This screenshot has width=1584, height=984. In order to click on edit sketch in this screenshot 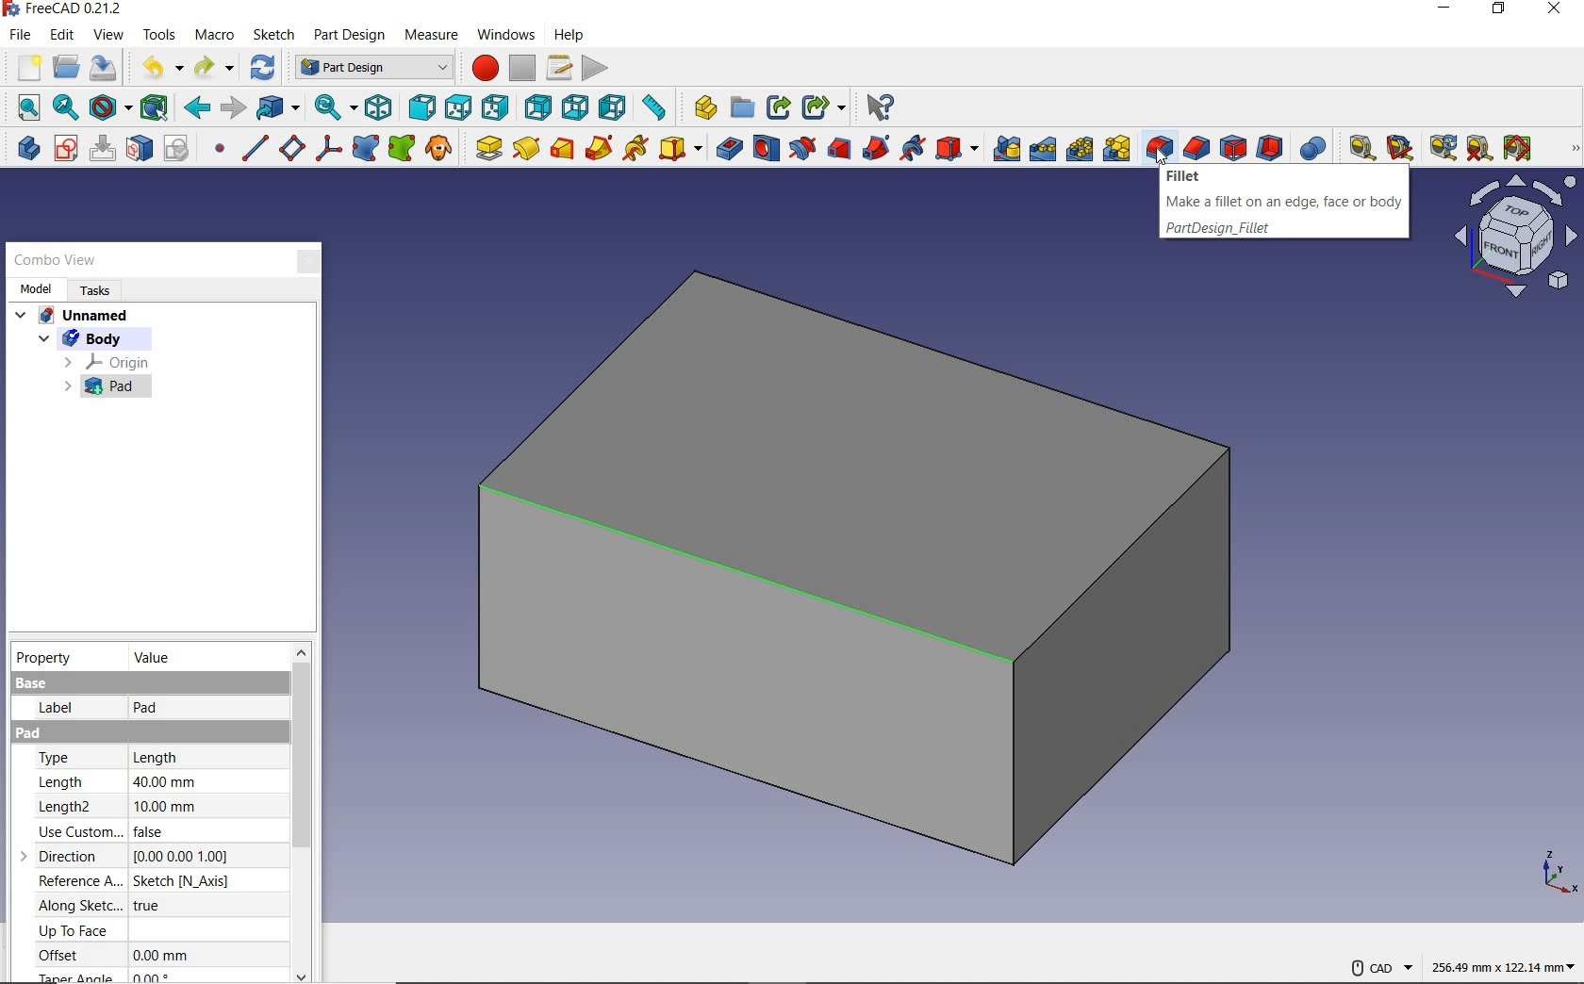, I will do `click(102, 148)`.